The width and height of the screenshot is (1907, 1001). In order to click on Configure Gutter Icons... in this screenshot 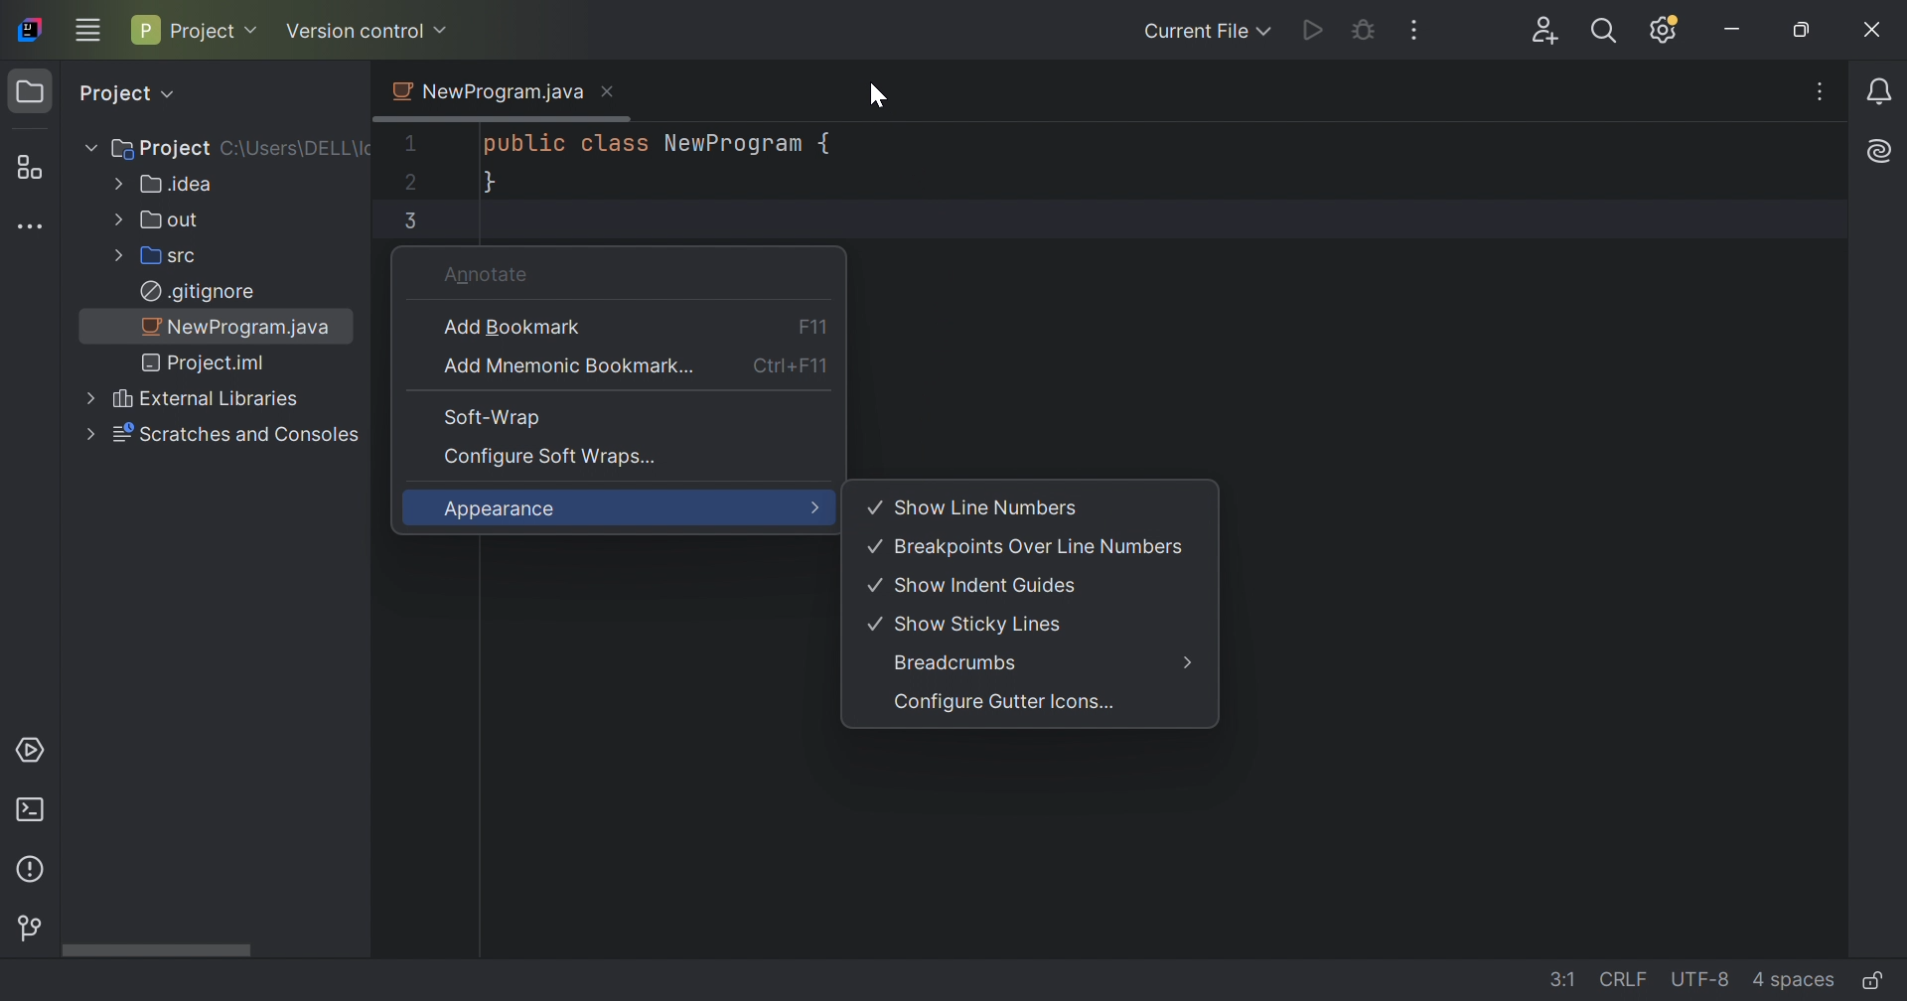, I will do `click(1004, 706)`.